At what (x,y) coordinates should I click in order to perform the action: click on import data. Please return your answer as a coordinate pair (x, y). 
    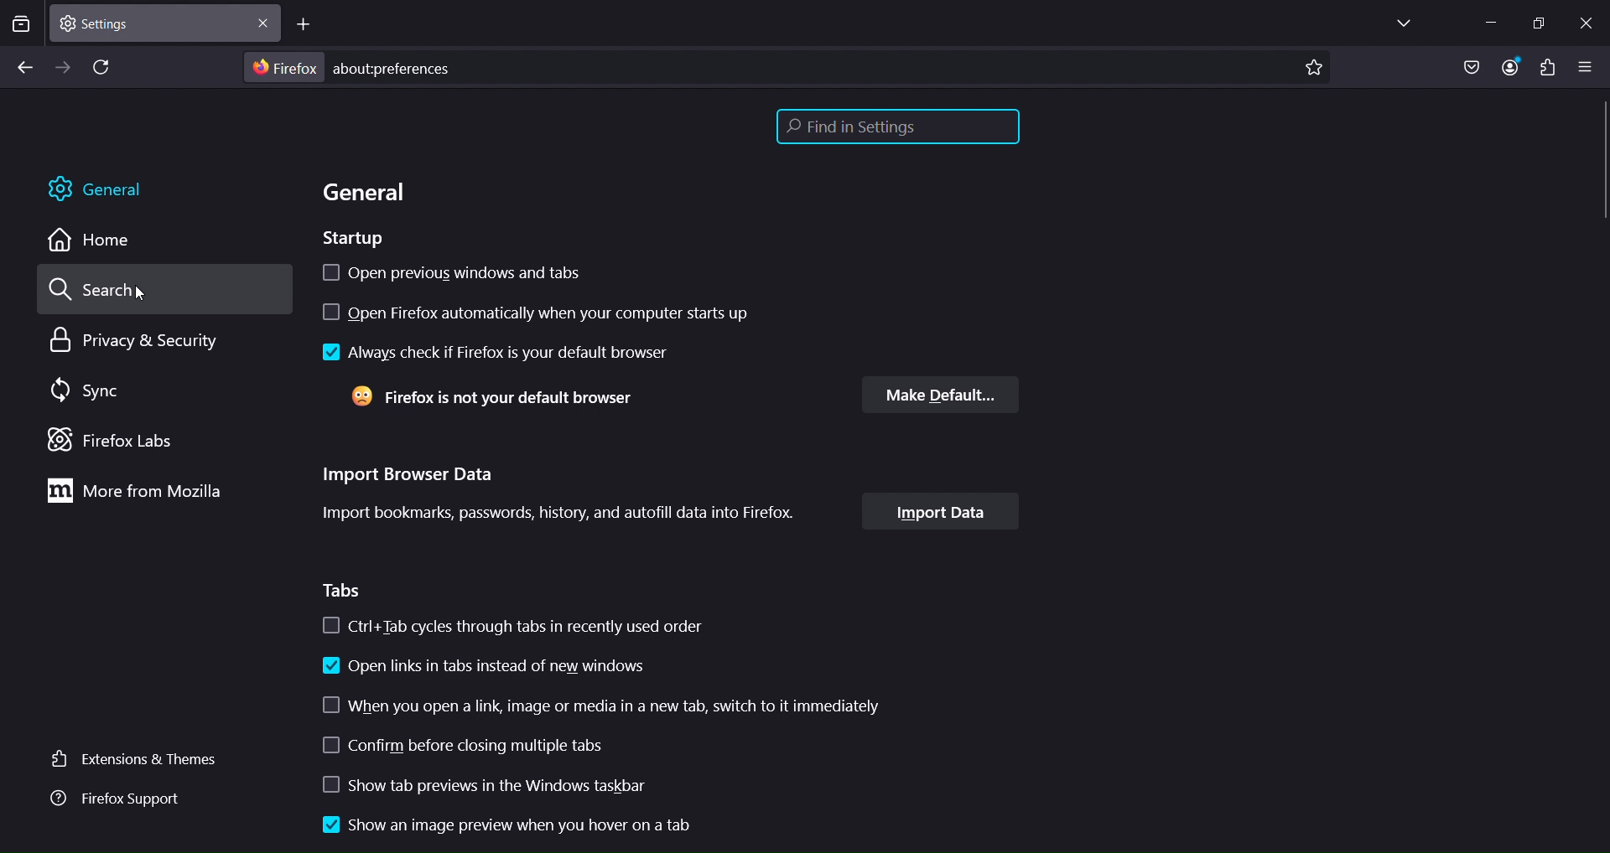
    Looking at the image, I should click on (939, 513).